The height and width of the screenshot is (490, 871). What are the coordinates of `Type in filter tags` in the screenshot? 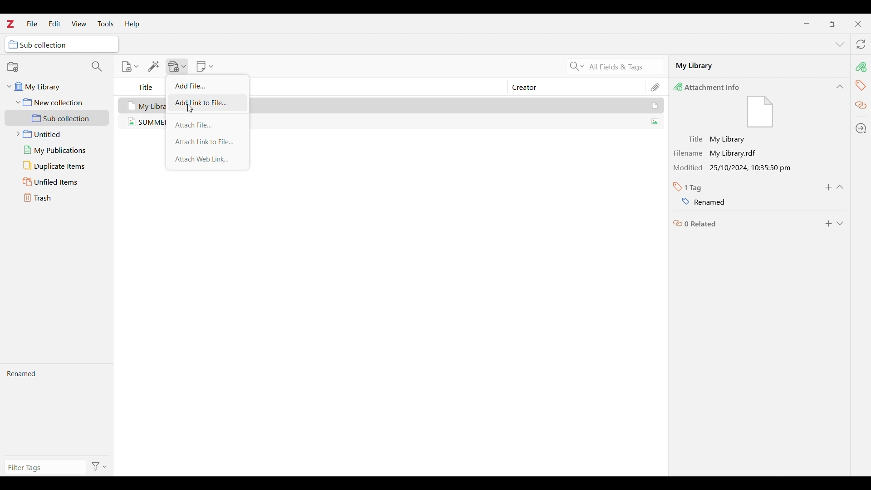 It's located at (45, 467).